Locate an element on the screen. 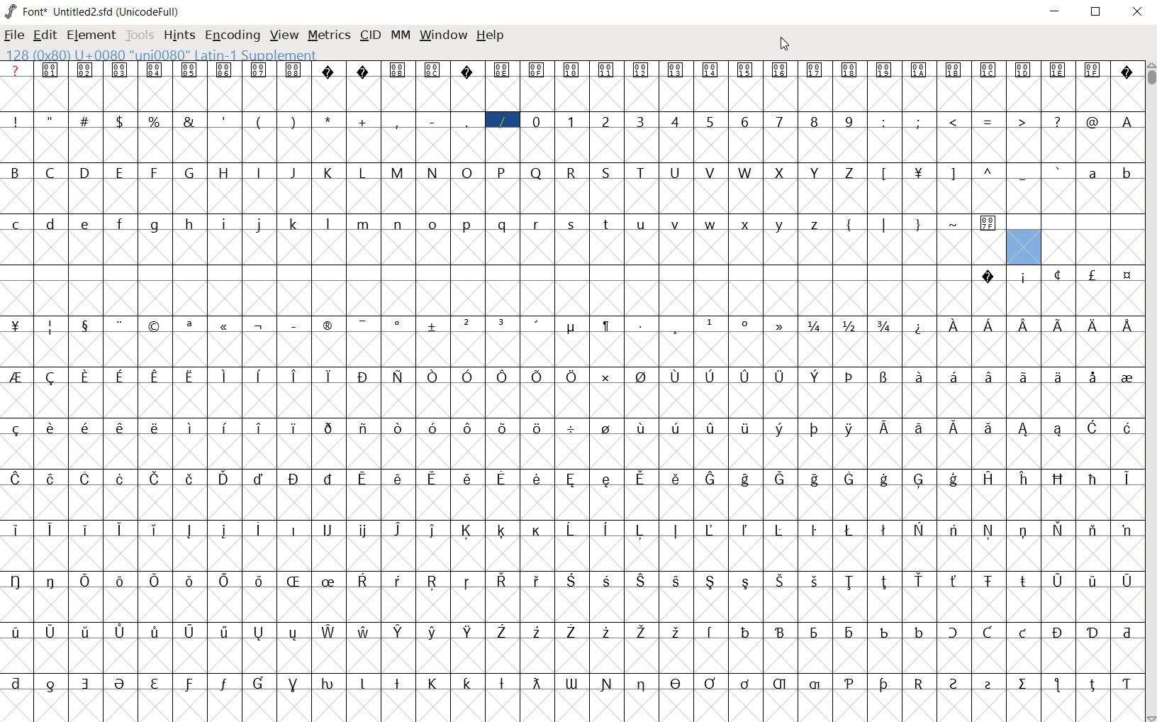 This screenshot has width=1157, height=722. glyph is located at coordinates (258, 225).